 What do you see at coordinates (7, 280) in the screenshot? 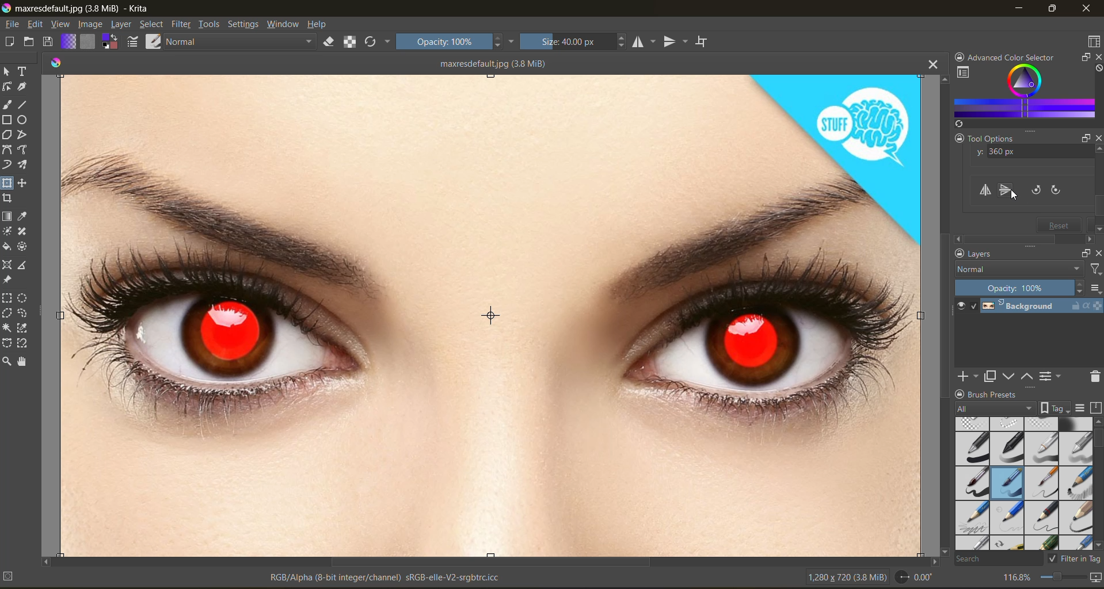
I see `tool` at bounding box center [7, 280].